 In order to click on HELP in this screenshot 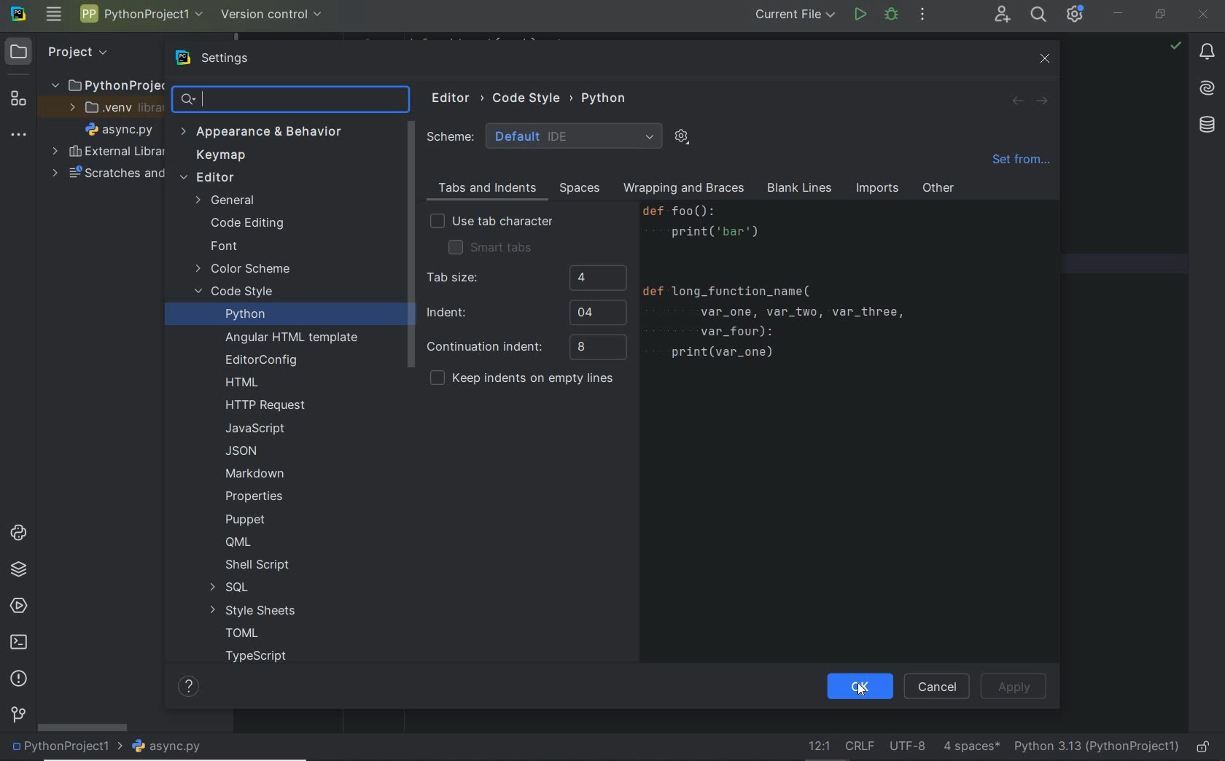, I will do `click(190, 686)`.